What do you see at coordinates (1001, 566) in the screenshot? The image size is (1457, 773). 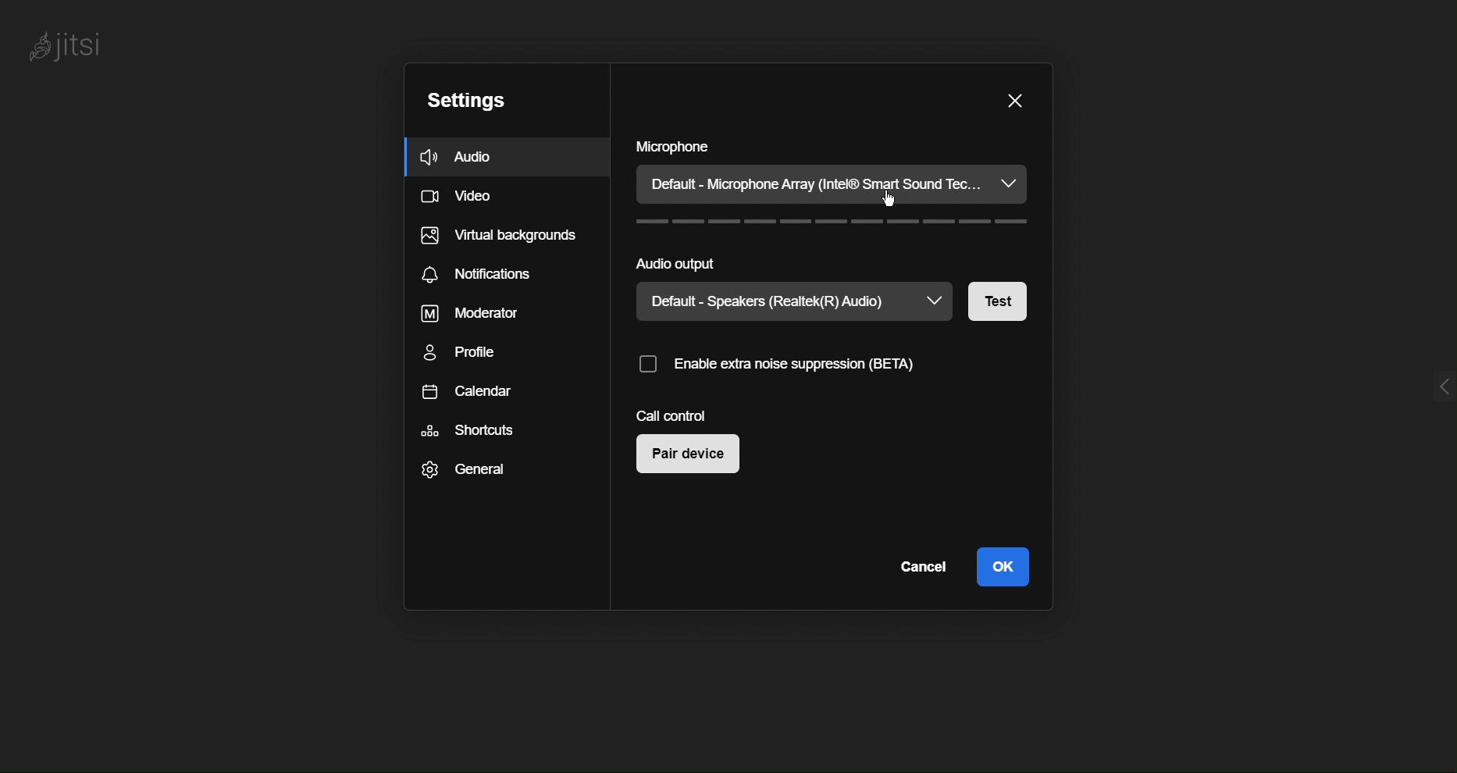 I see `OK` at bounding box center [1001, 566].